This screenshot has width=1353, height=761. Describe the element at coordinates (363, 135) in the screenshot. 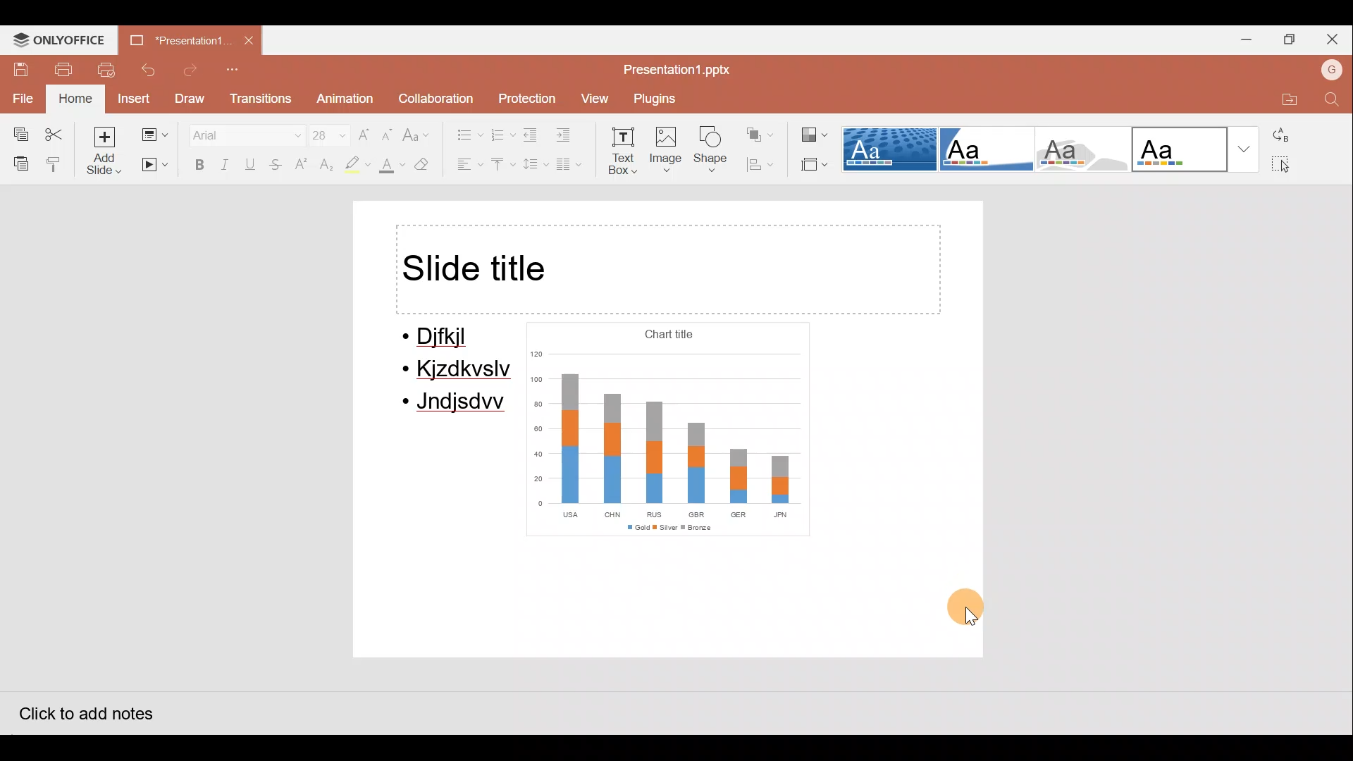

I see `Increase font size` at that location.